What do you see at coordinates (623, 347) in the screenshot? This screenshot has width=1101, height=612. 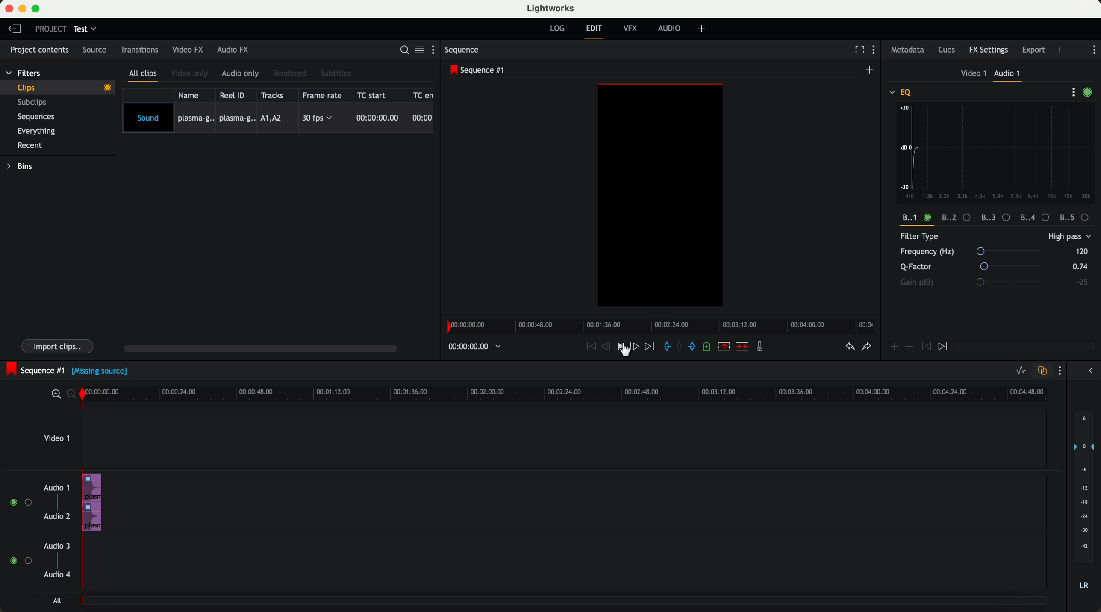 I see `play` at bounding box center [623, 347].